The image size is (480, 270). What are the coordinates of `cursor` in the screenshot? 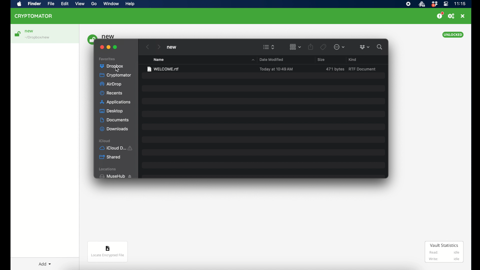 It's located at (117, 69).